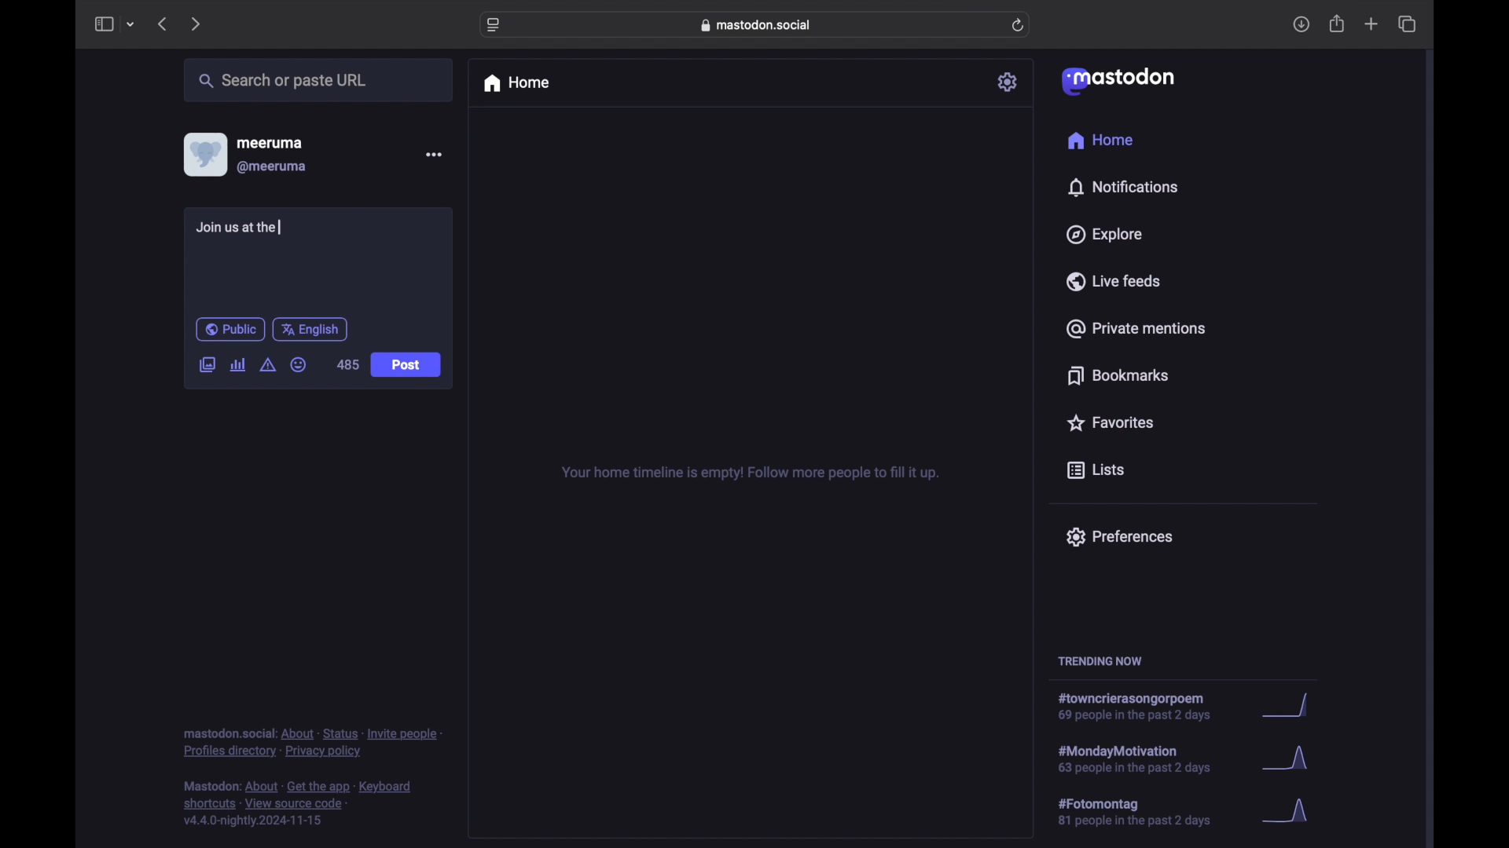 This screenshot has height=848, width=1509. I want to click on add  poll, so click(237, 364).